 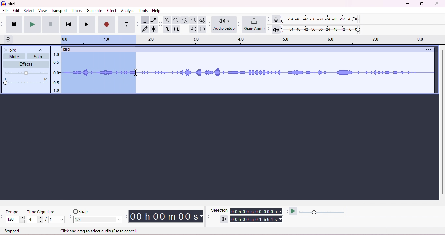 What do you see at coordinates (257, 211) in the screenshot?
I see `00h00m0.000s (start time) ` at bounding box center [257, 211].